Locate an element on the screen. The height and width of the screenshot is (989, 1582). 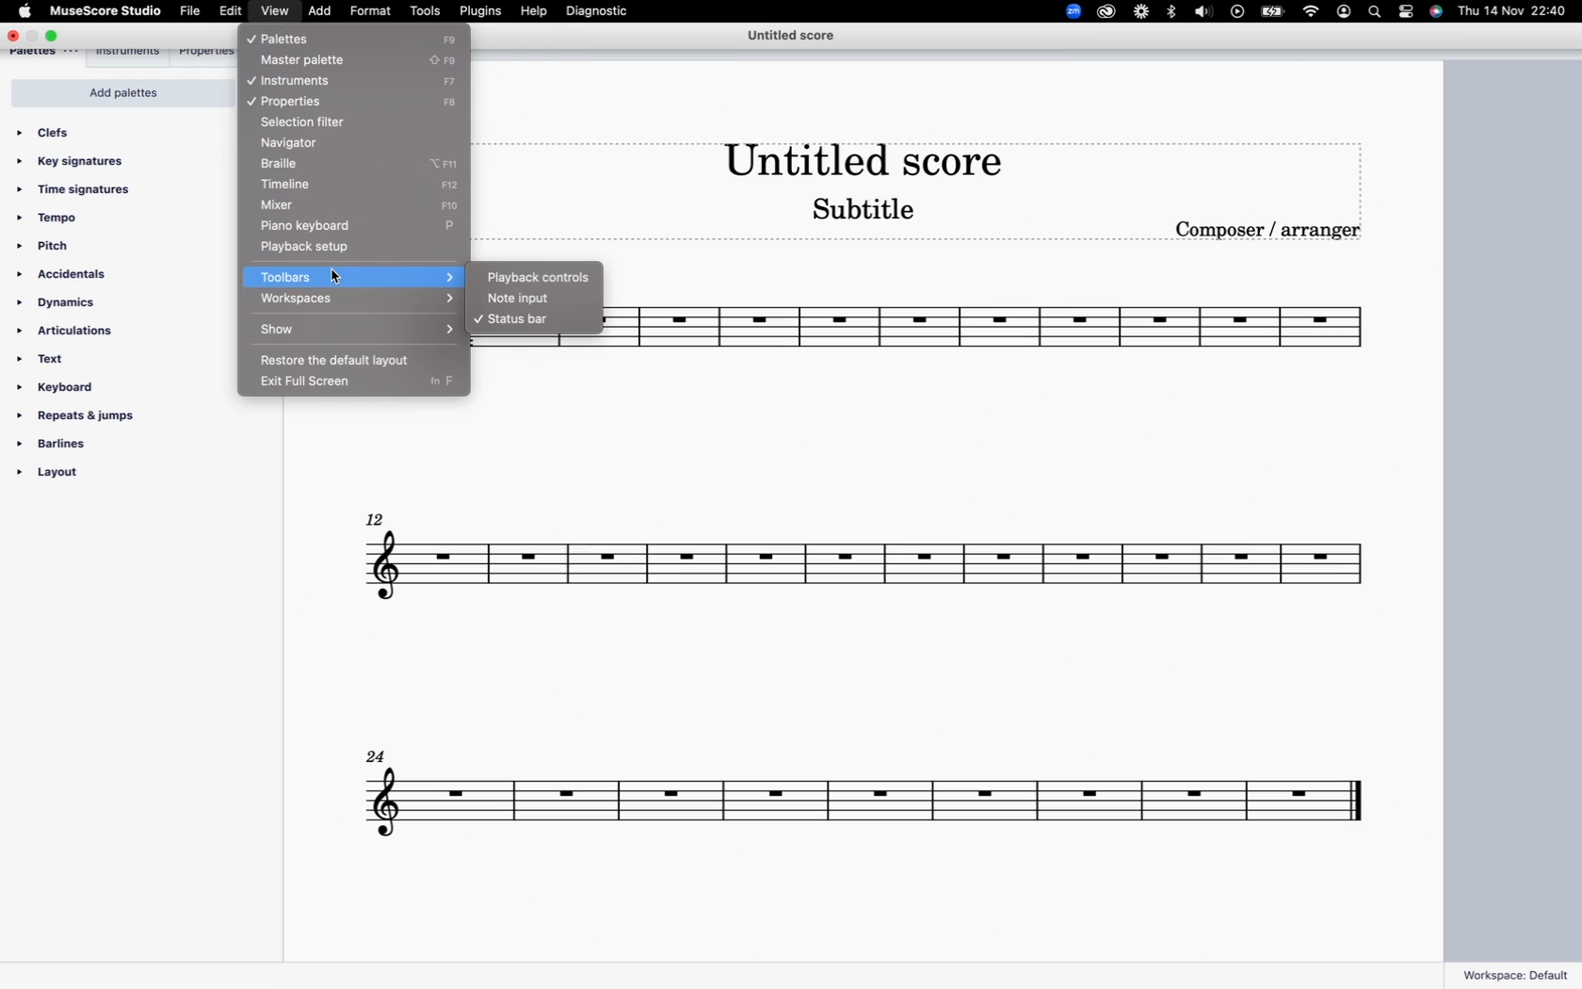
apple is located at coordinates (25, 12).